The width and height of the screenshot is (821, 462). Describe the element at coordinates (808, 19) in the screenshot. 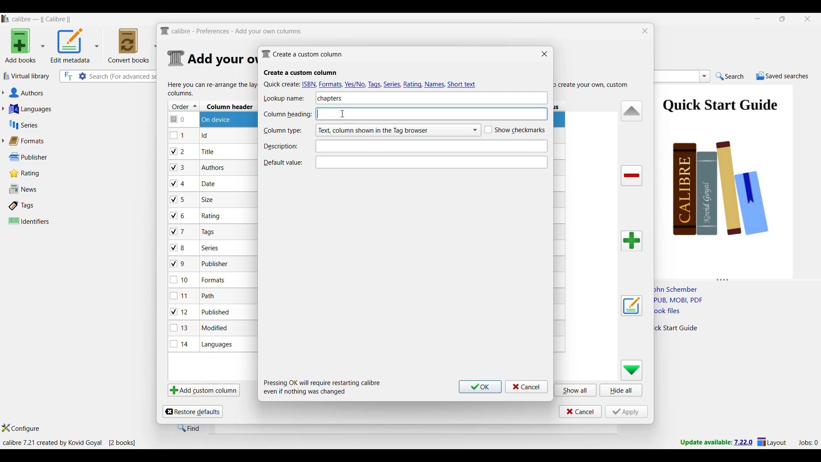

I see `Close interface` at that location.